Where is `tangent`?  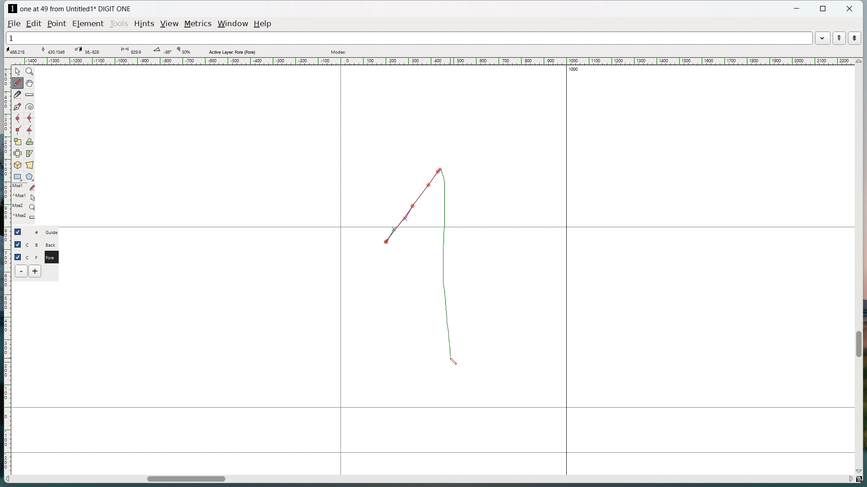
tangent is located at coordinates (53, 50).